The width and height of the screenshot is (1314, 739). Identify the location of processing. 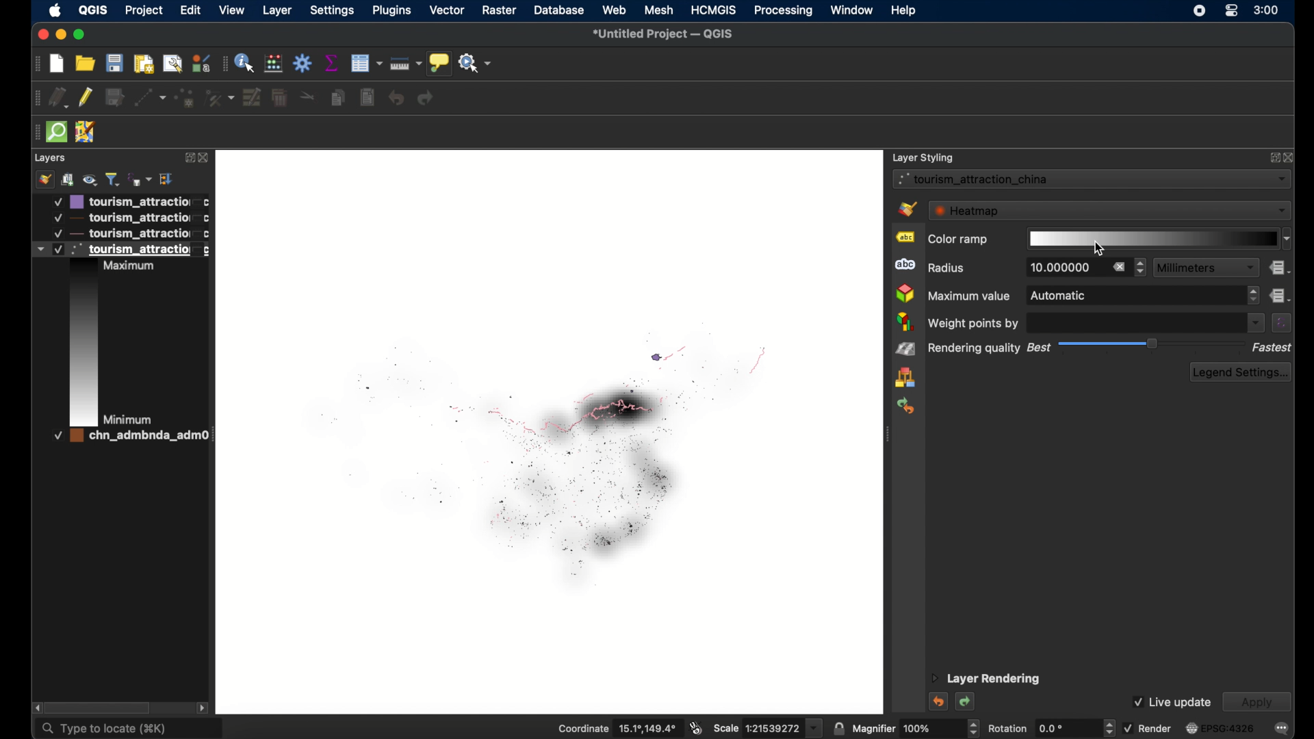
(782, 11).